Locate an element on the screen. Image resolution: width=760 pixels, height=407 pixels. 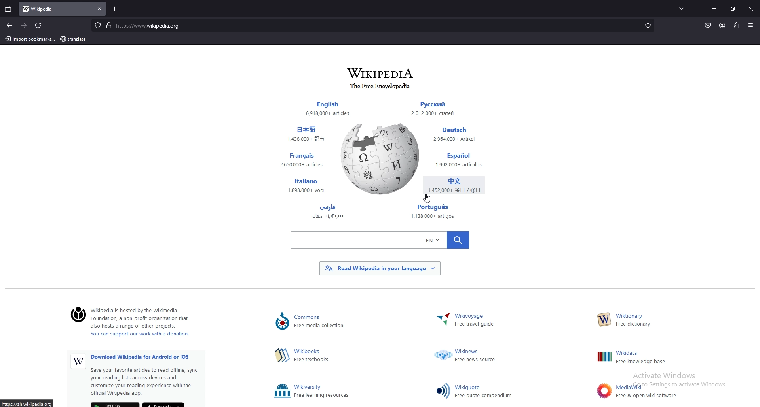
 is located at coordinates (300, 161).